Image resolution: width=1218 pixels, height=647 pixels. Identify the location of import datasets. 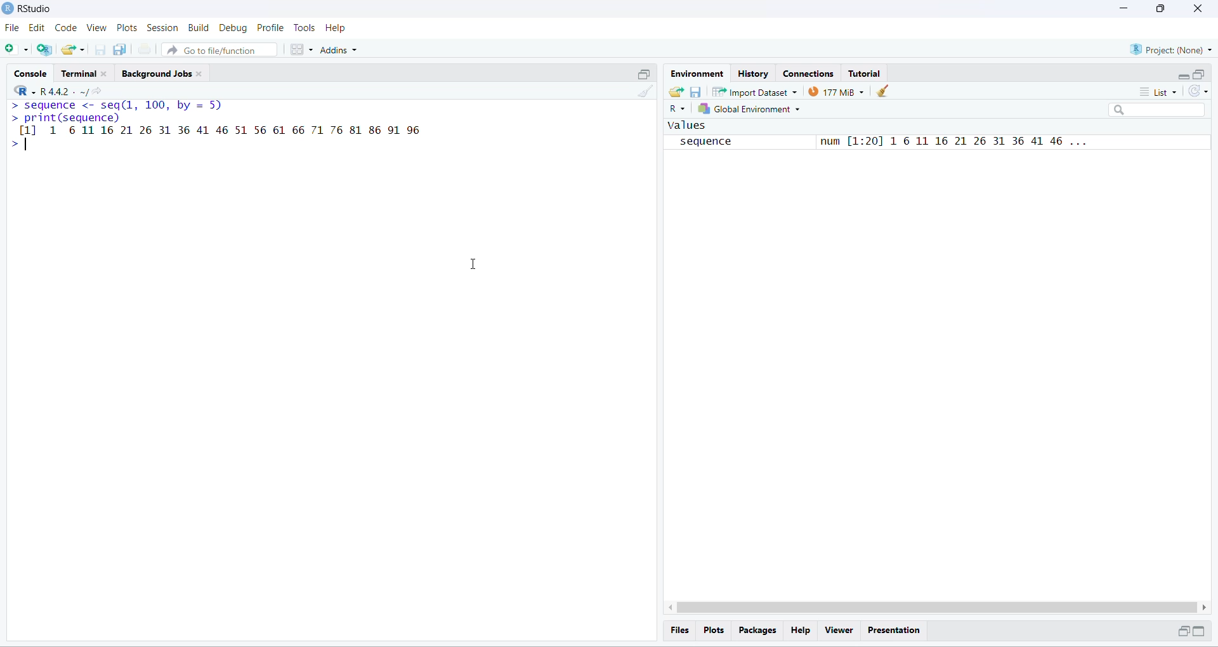
(756, 91).